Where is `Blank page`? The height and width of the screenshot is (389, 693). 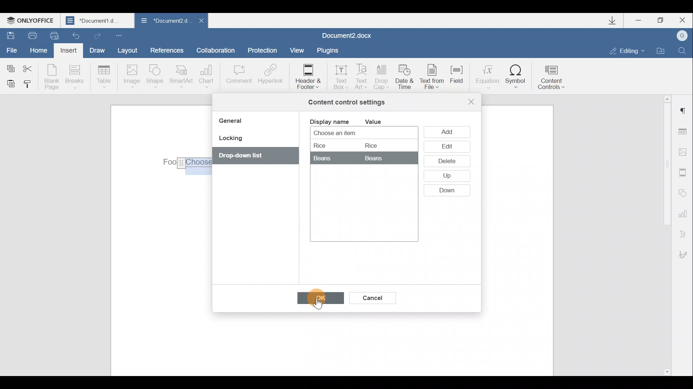 Blank page is located at coordinates (52, 77).